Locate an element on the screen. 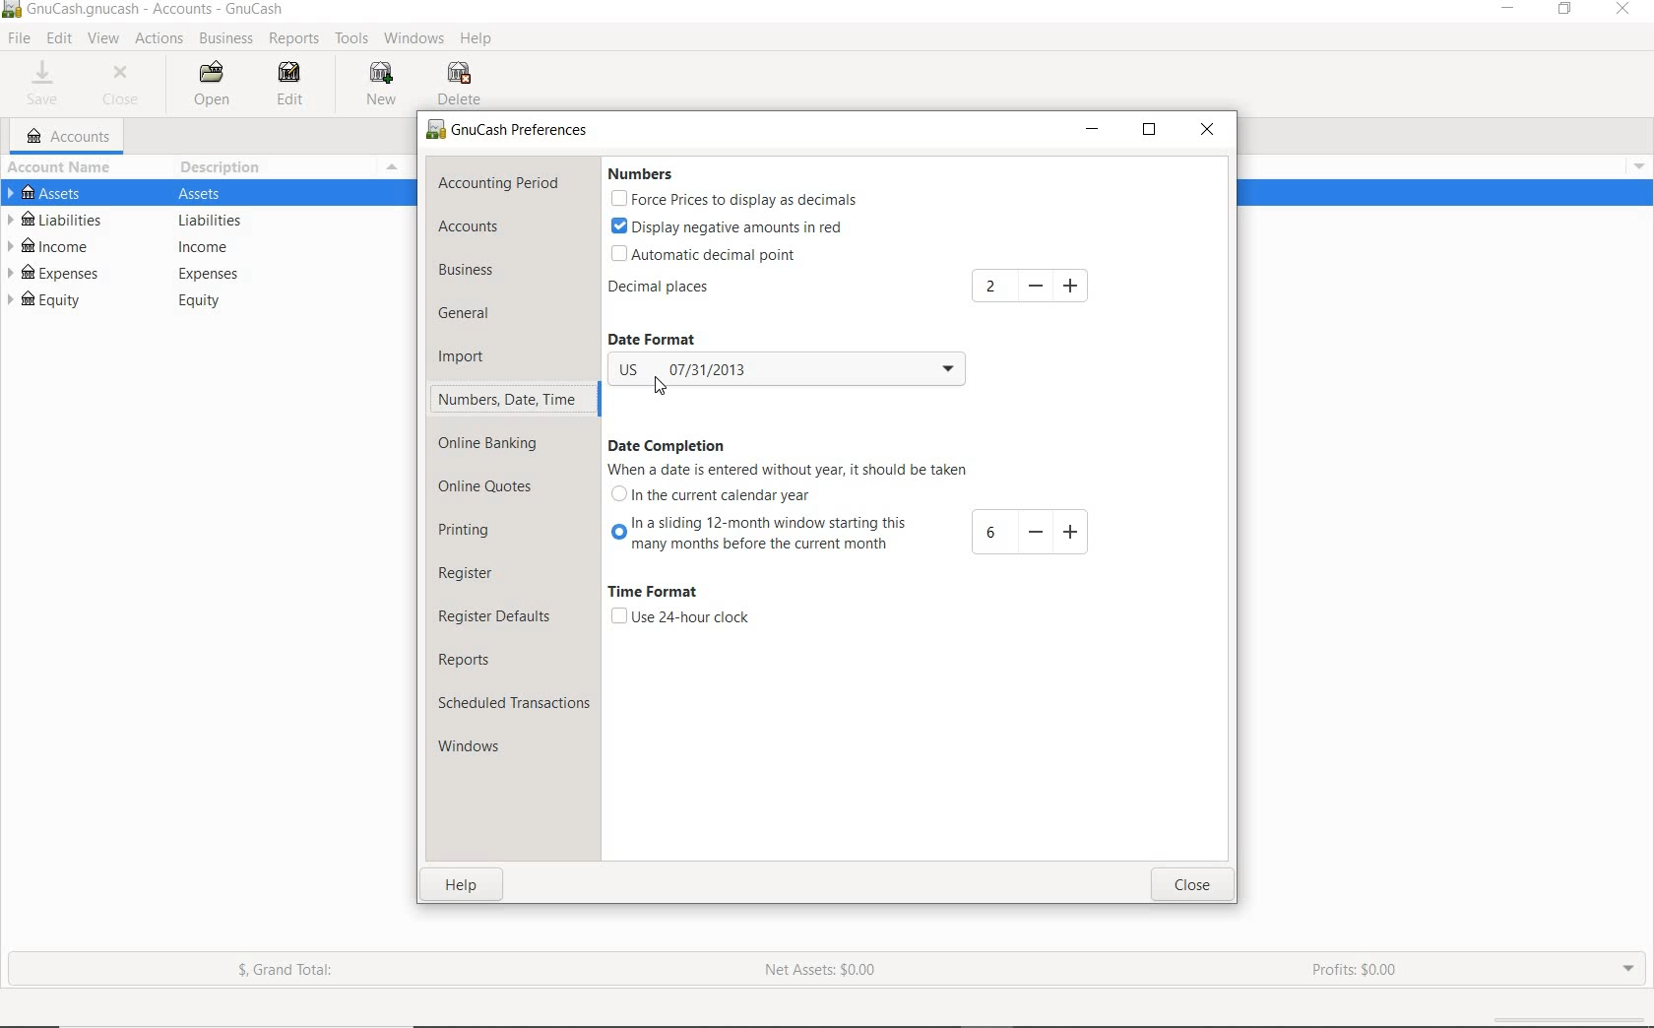 This screenshot has height=1028, width=1654. numbers, date, time is located at coordinates (507, 399).